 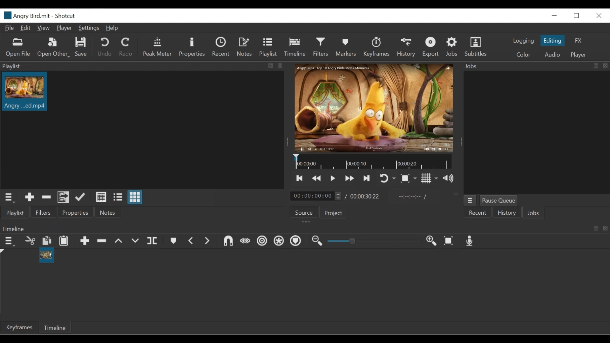 What do you see at coordinates (430, 47) in the screenshot?
I see `Export` at bounding box center [430, 47].